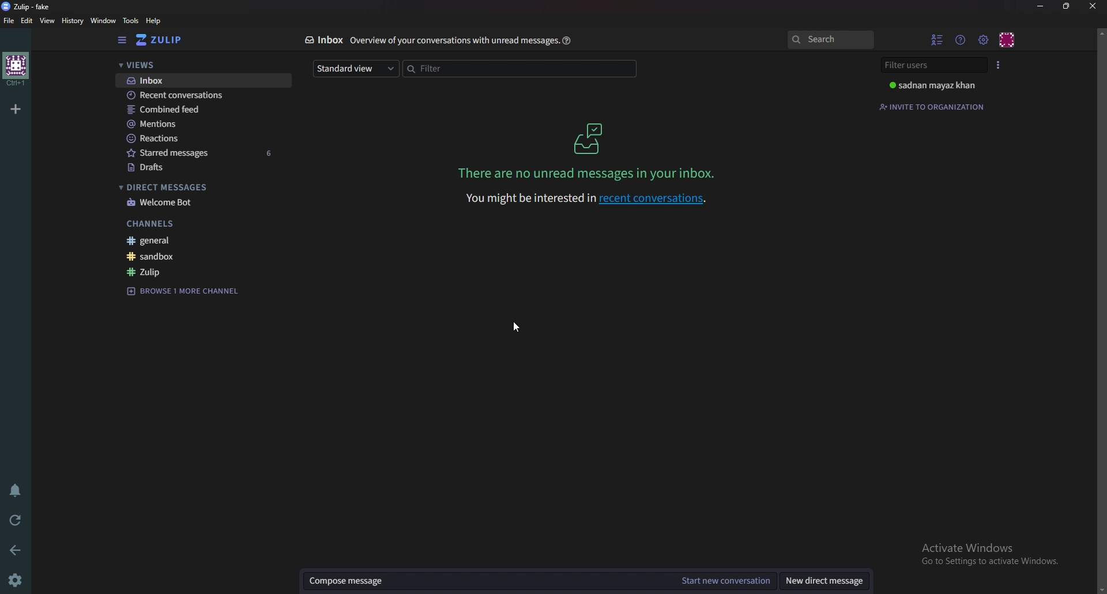  Describe the element at coordinates (27, 20) in the screenshot. I see `edit` at that location.